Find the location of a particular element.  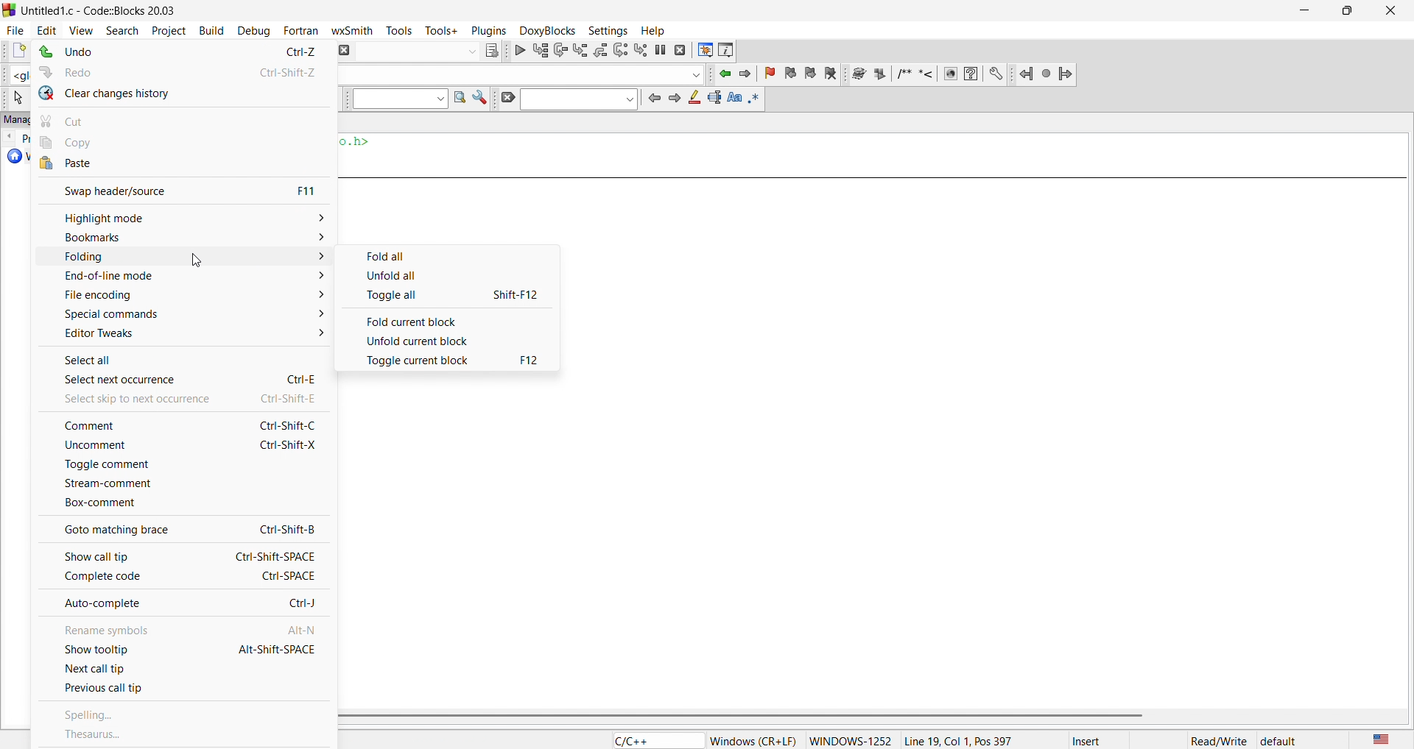

run doxy wizard is located at coordinates (858, 74).